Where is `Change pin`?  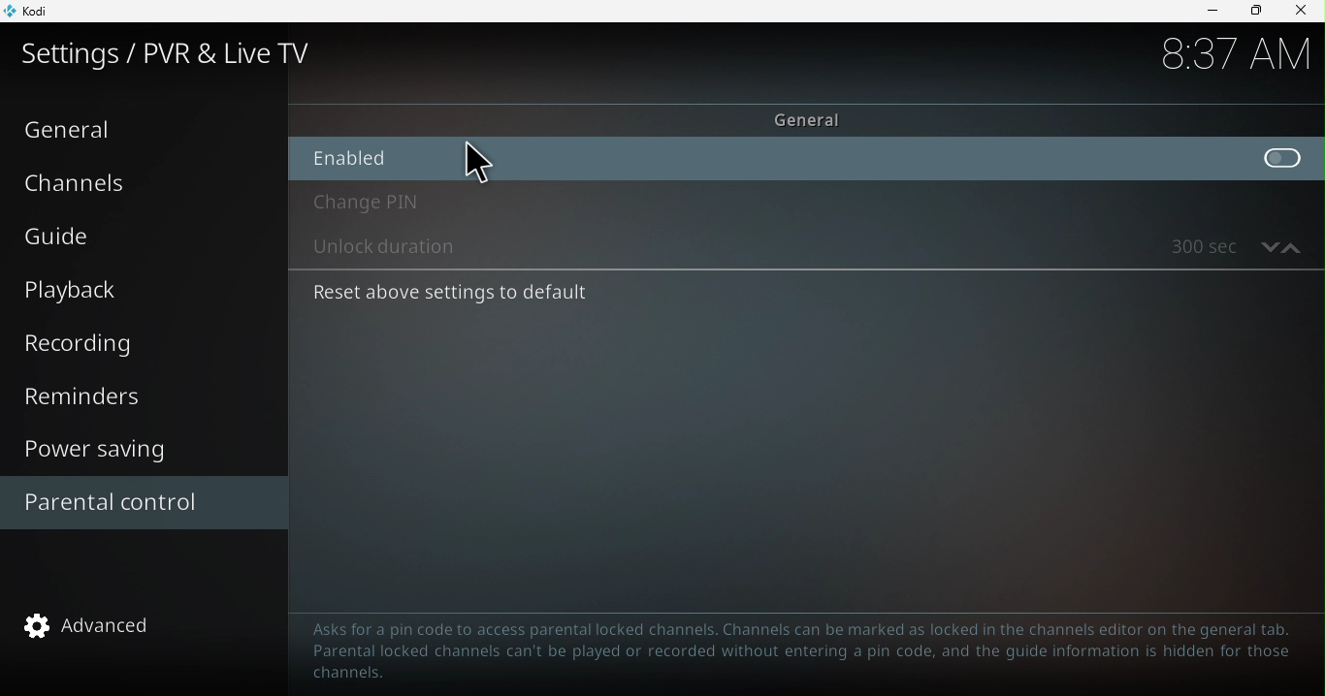 Change pin is located at coordinates (803, 205).